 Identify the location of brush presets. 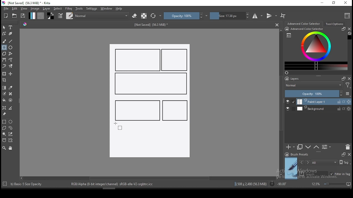
(298, 155).